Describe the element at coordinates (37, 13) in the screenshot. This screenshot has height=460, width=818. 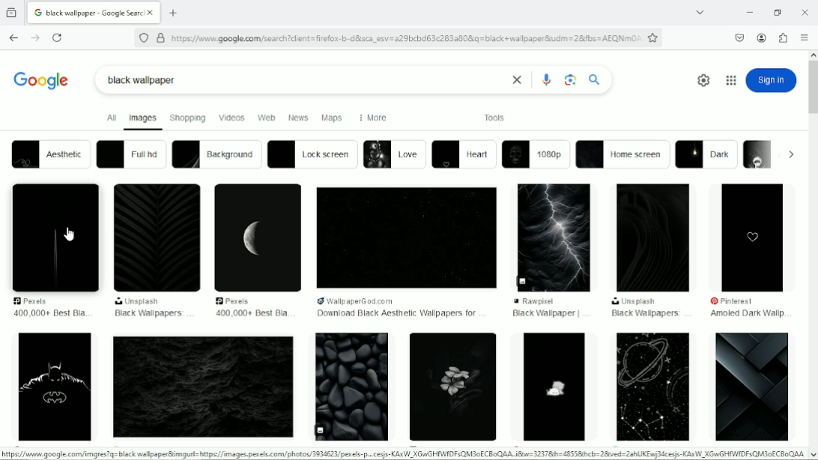
I see `google logo` at that location.